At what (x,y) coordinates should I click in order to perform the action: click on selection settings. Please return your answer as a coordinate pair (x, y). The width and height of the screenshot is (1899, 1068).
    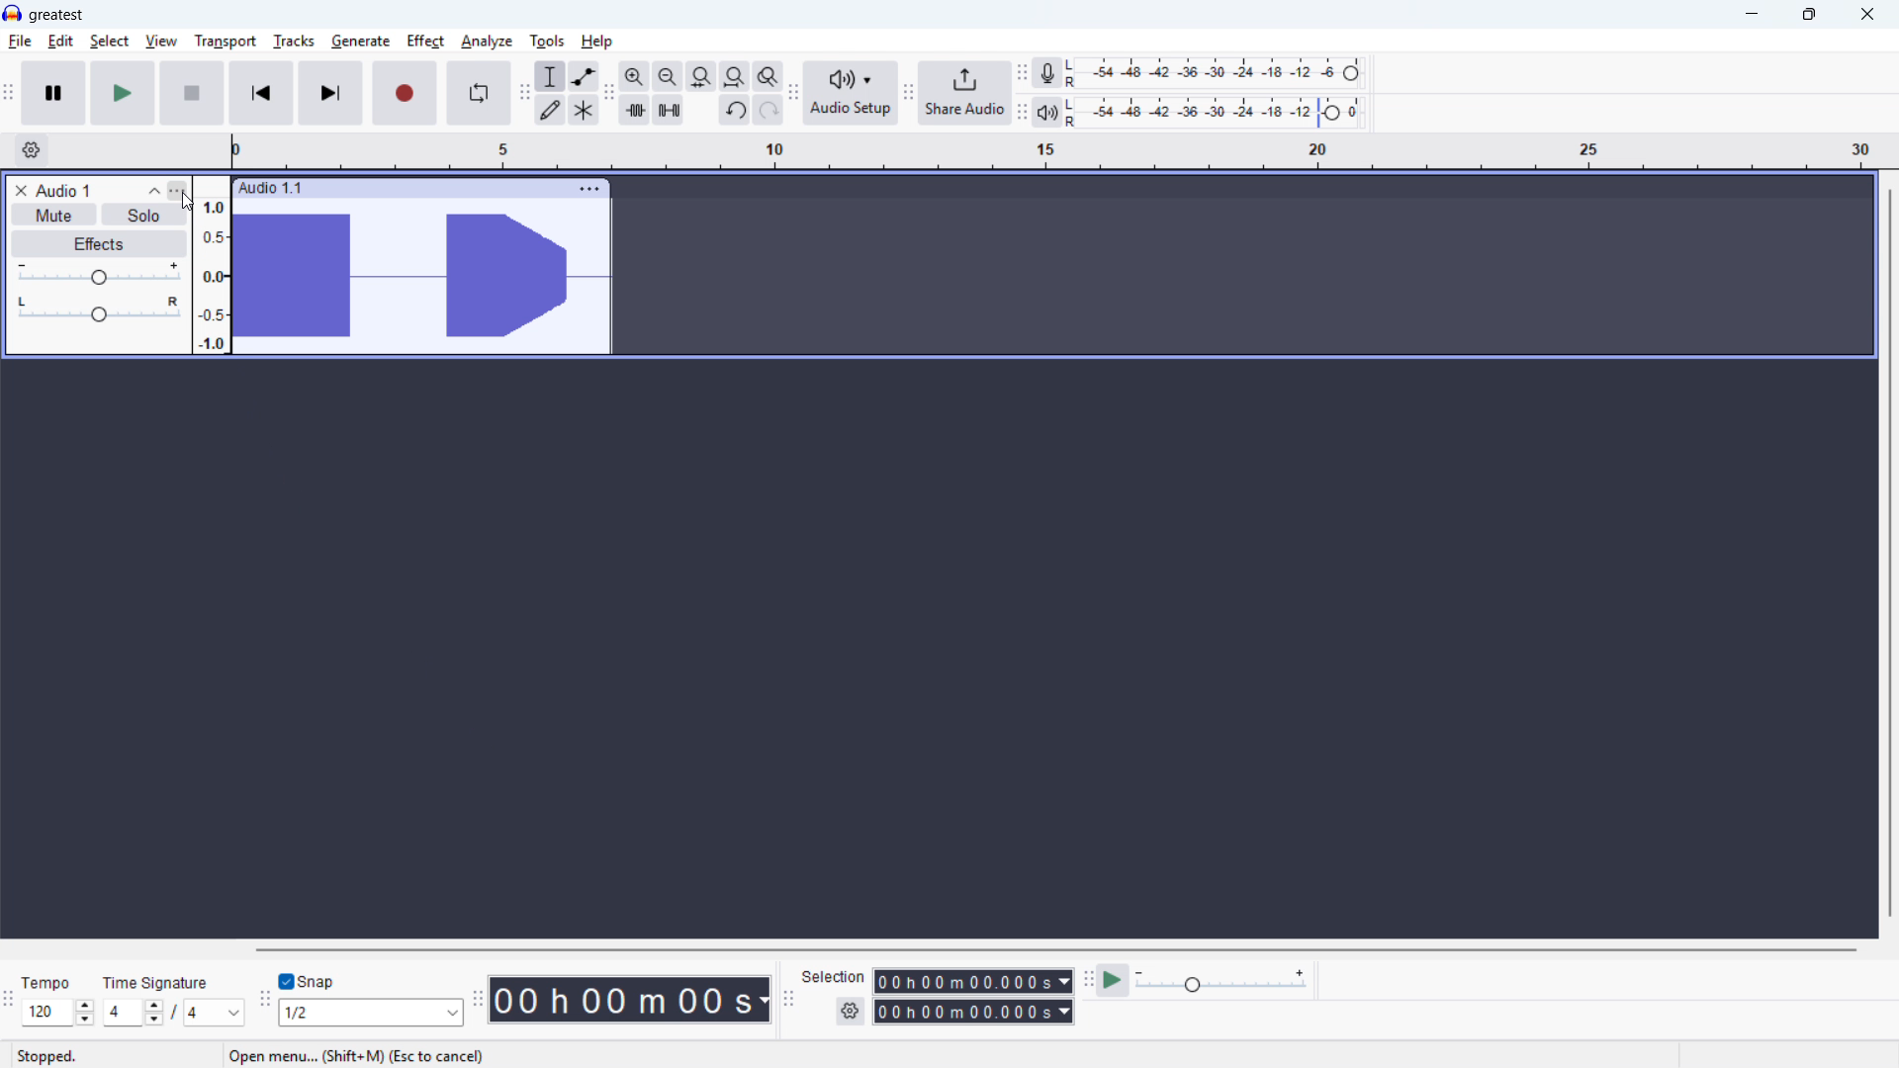
    Looking at the image, I should click on (852, 1012).